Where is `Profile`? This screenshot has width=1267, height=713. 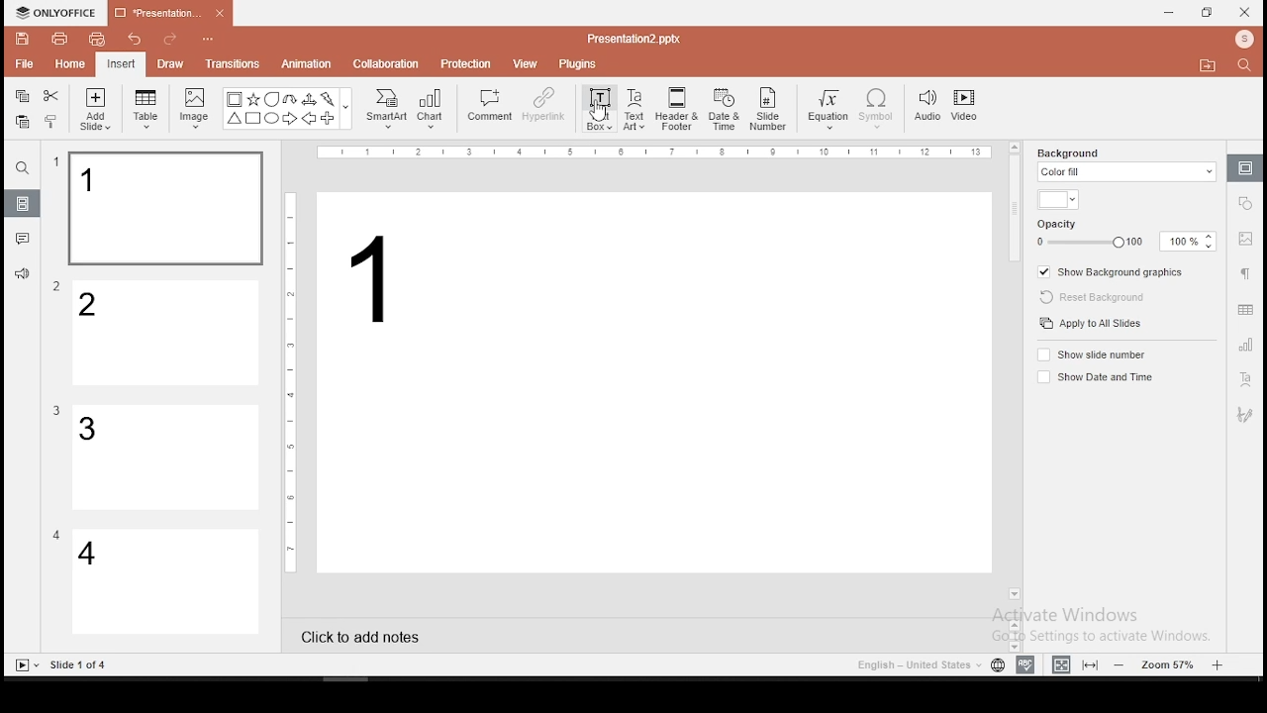
Profile is located at coordinates (1246, 40).